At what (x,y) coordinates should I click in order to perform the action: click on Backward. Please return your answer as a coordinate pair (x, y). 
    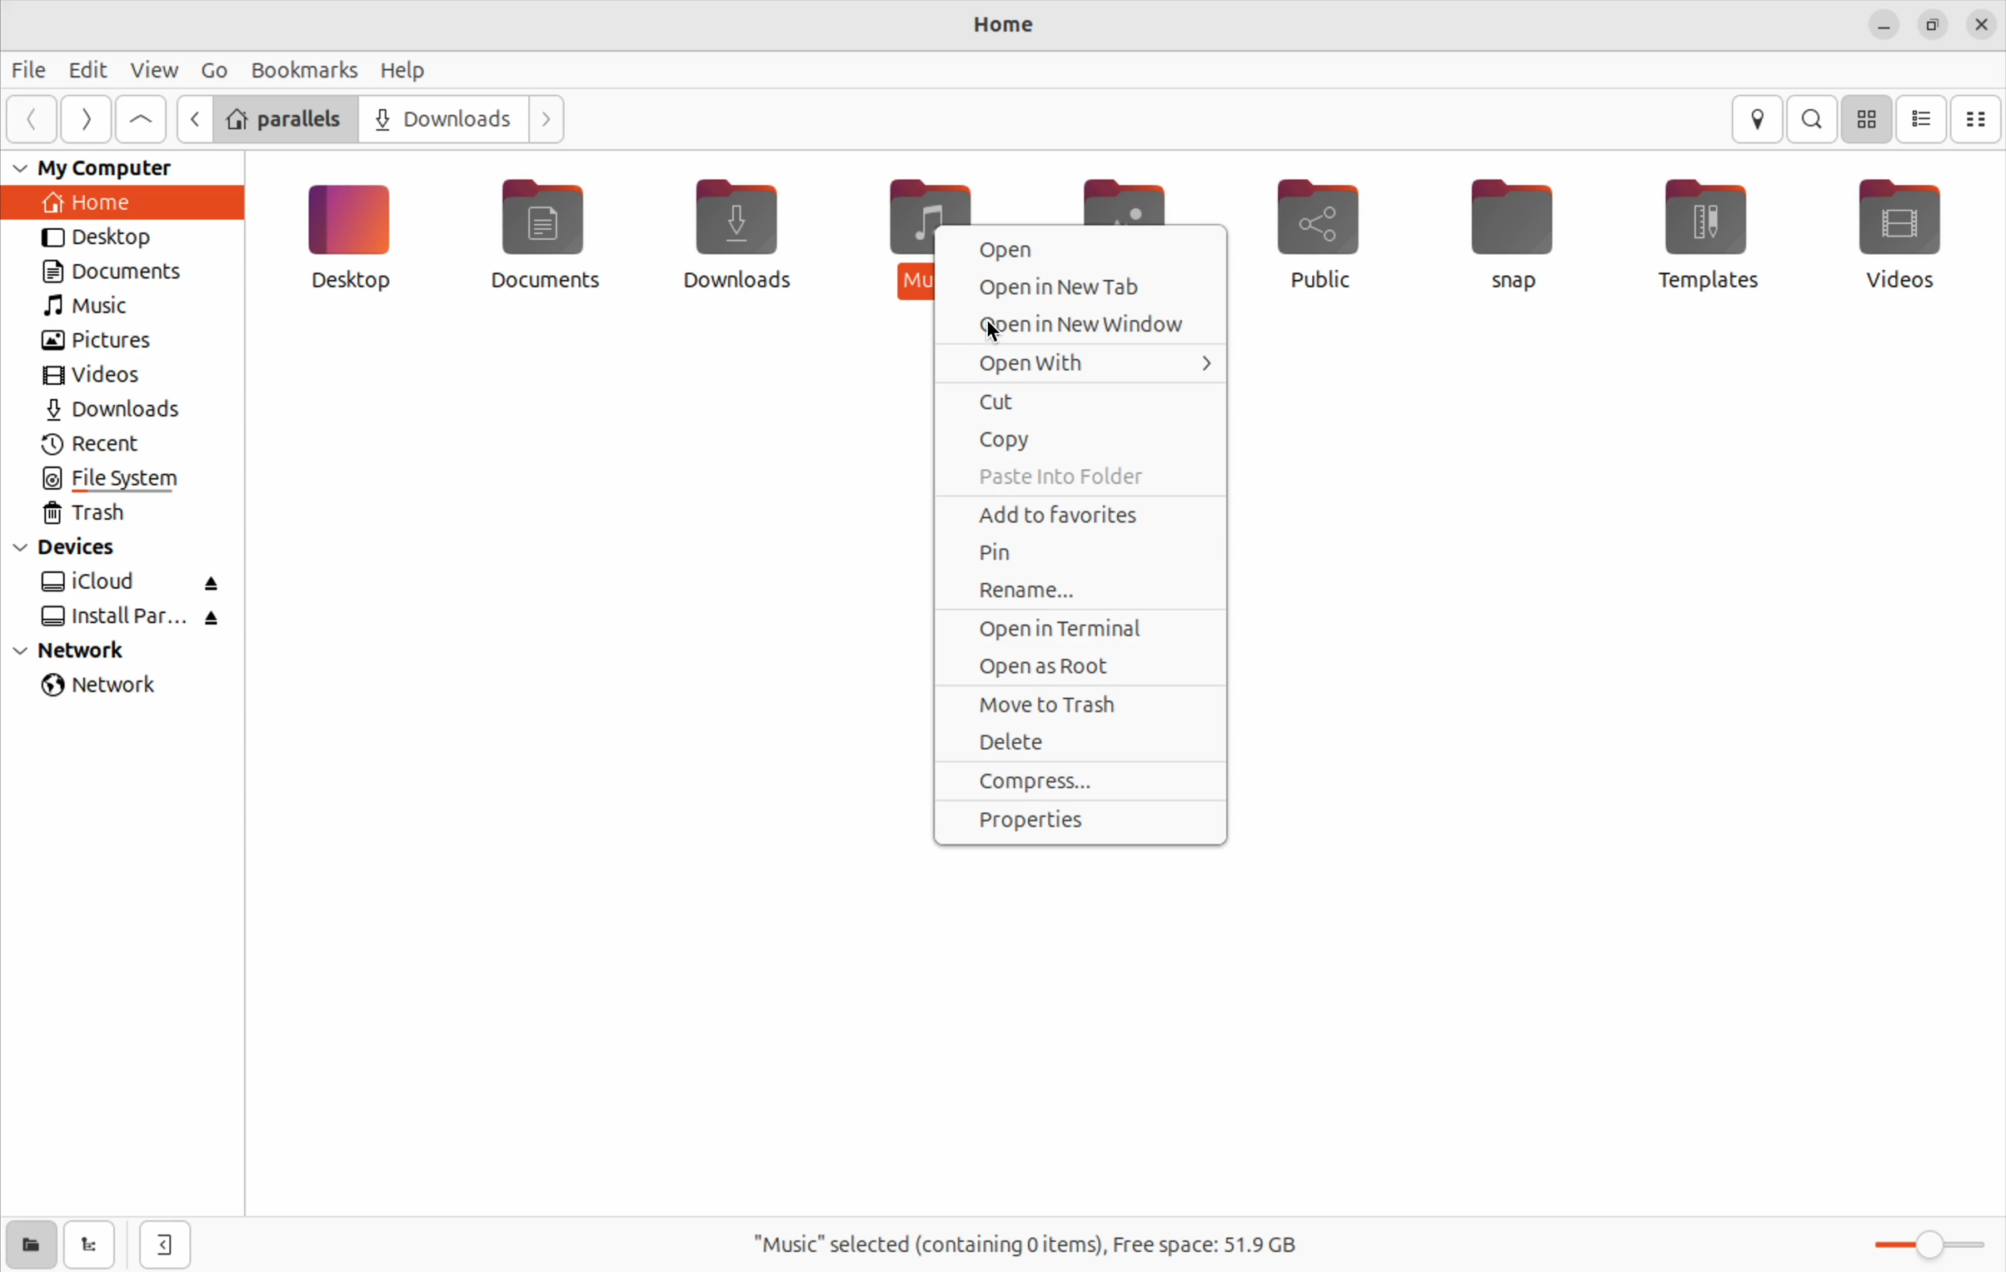
    Looking at the image, I should click on (191, 118).